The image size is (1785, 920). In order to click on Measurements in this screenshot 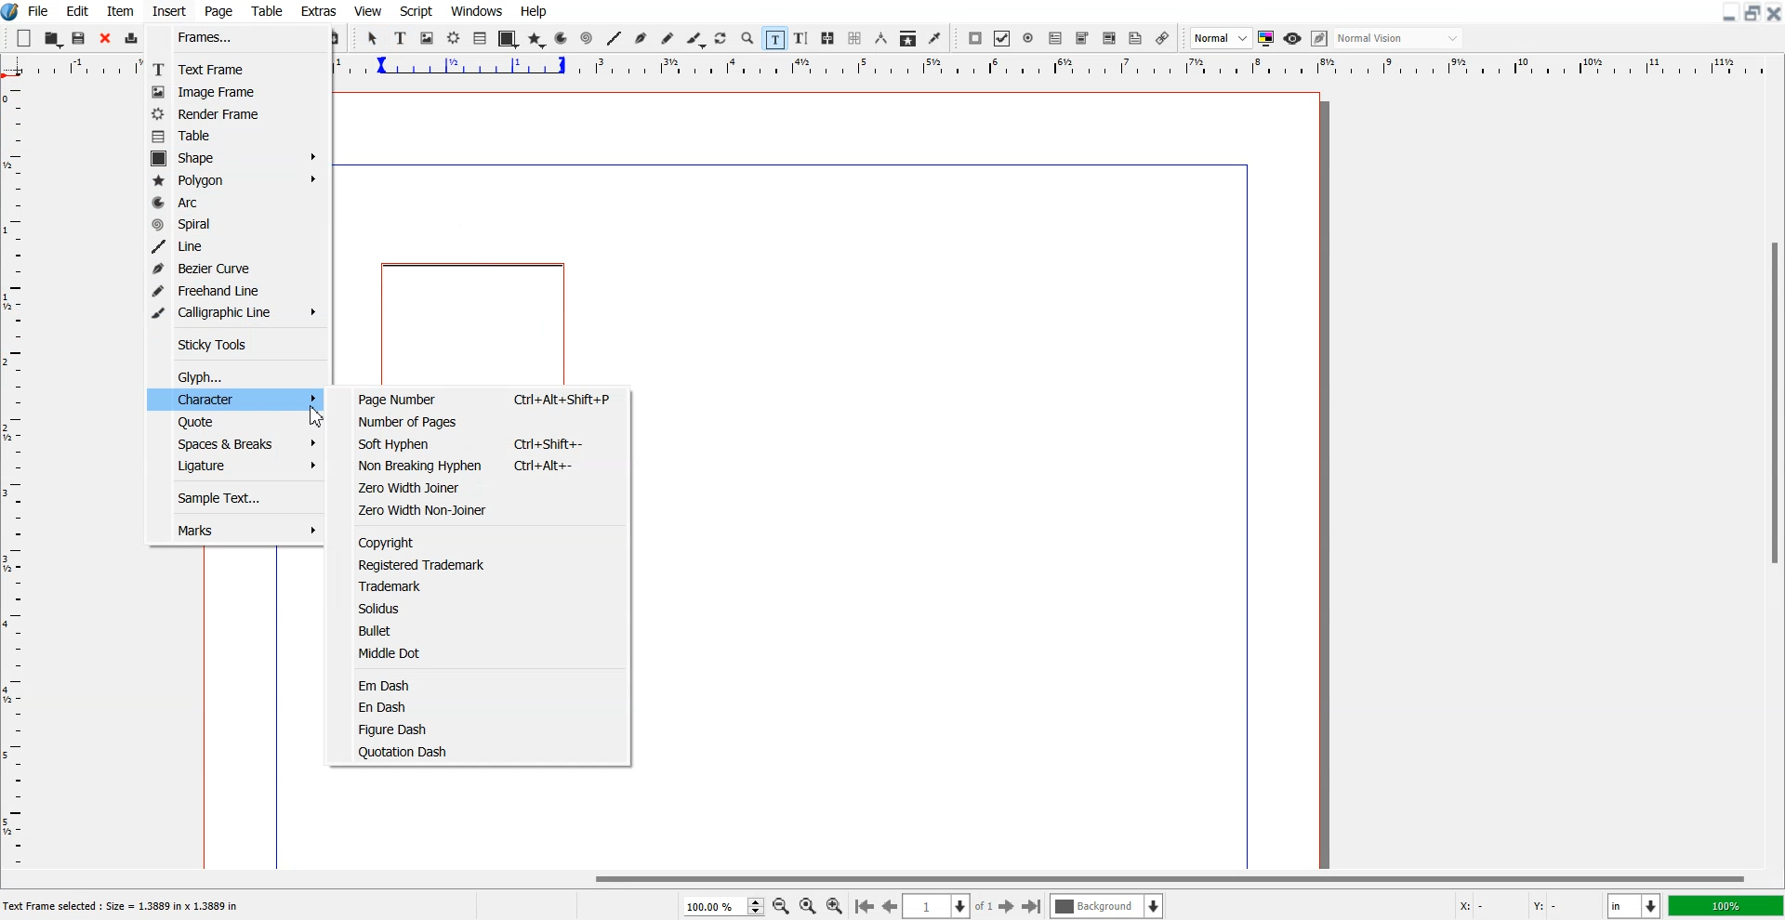, I will do `click(882, 38)`.